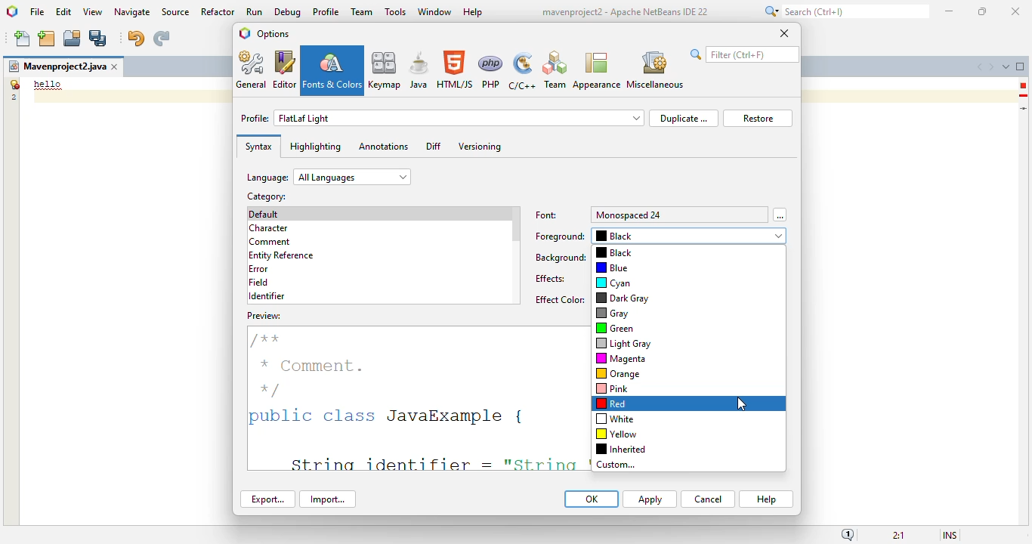 Image resolution: width=1032 pixels, height=544 pixels. Describe the element at coordinates (623, 298) in the screenshot. I see `dark gray` at that location.